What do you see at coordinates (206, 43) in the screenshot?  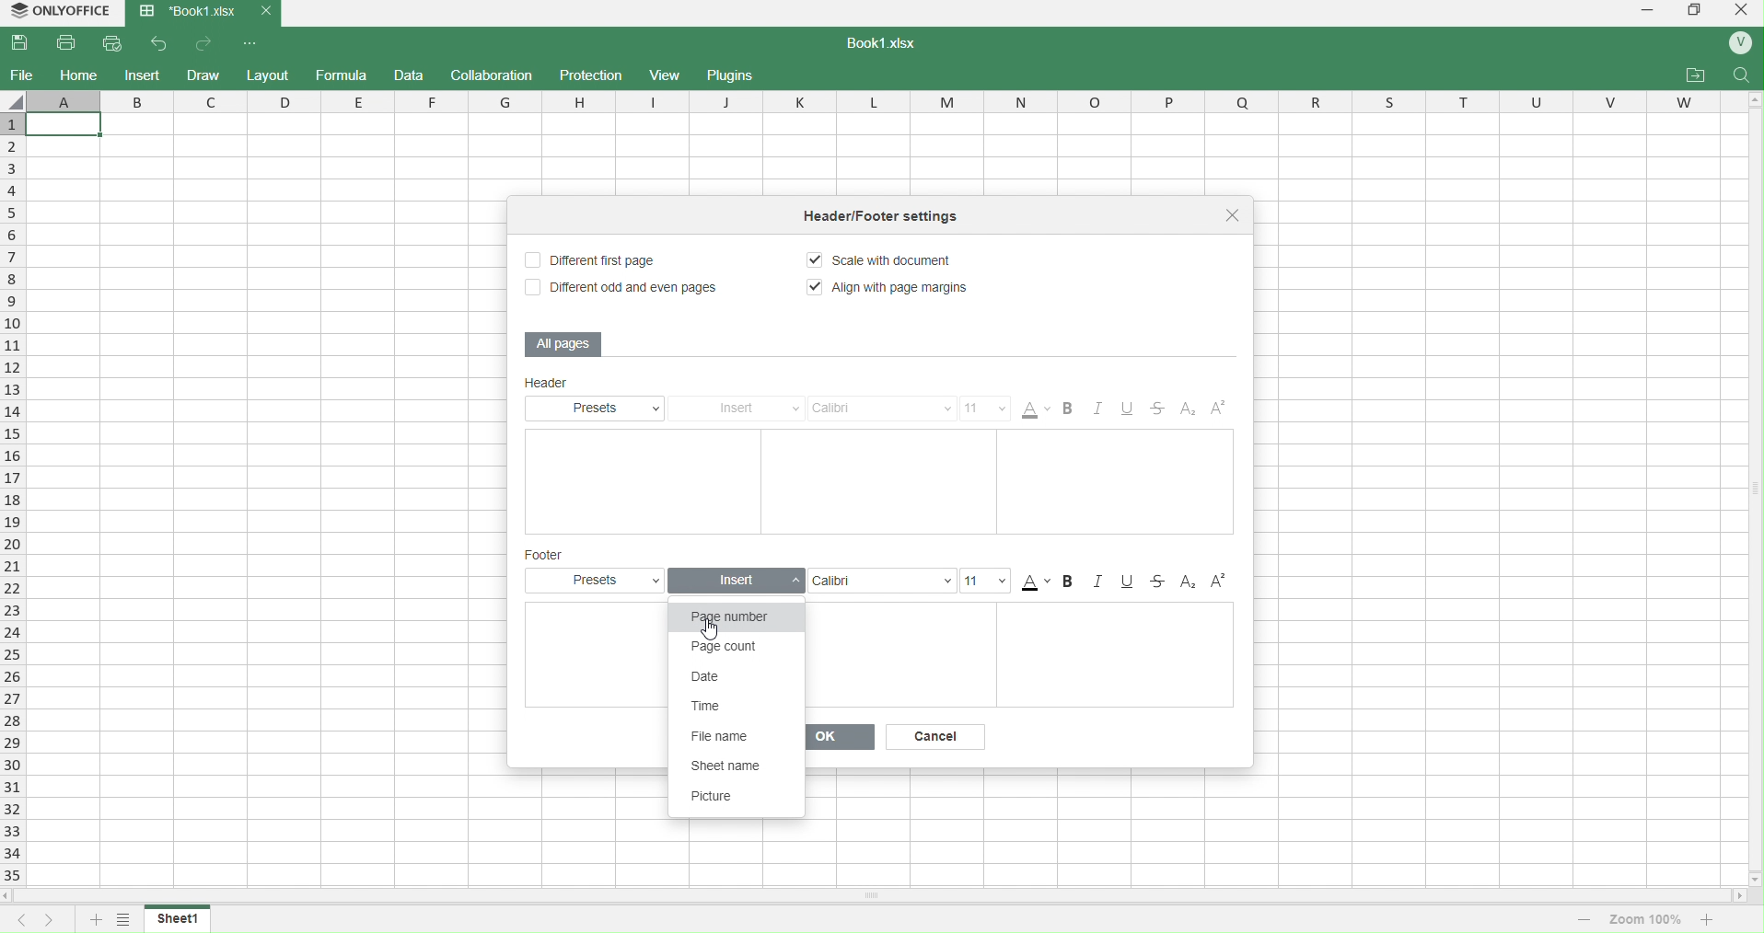 I see `forward` at bounding box center [206, 43].